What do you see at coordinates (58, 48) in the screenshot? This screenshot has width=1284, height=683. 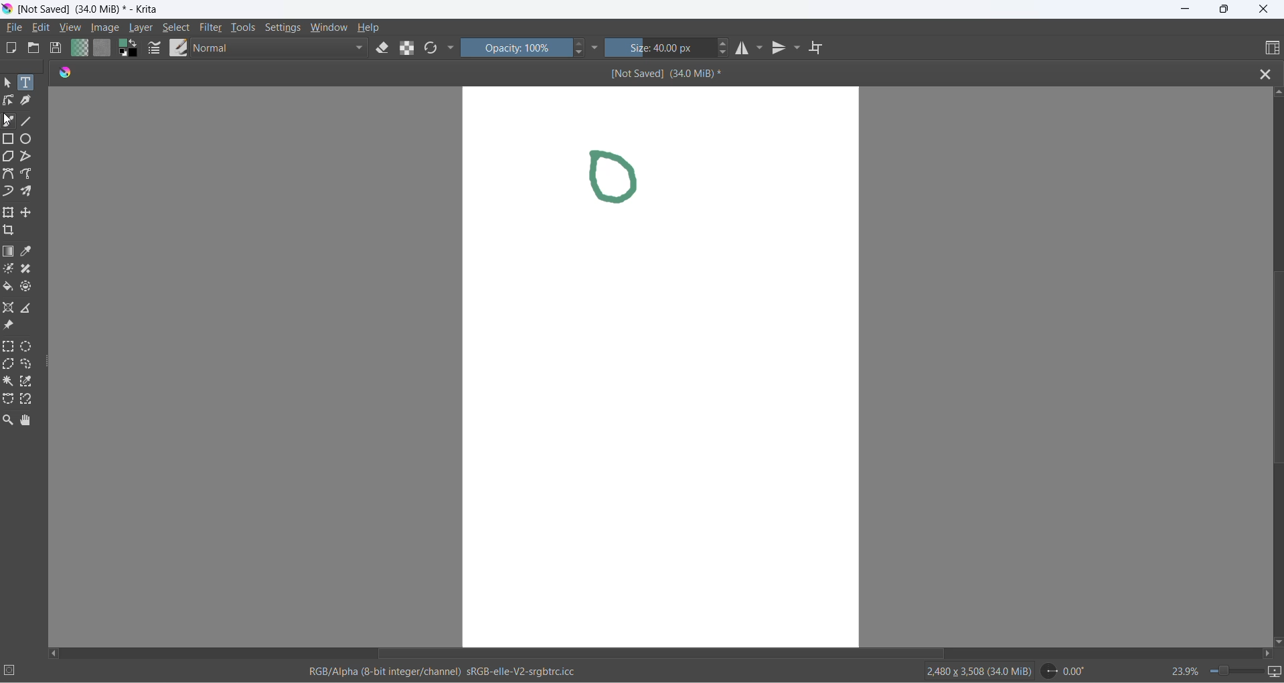 I see `save document` at bounding box center [58, 48].